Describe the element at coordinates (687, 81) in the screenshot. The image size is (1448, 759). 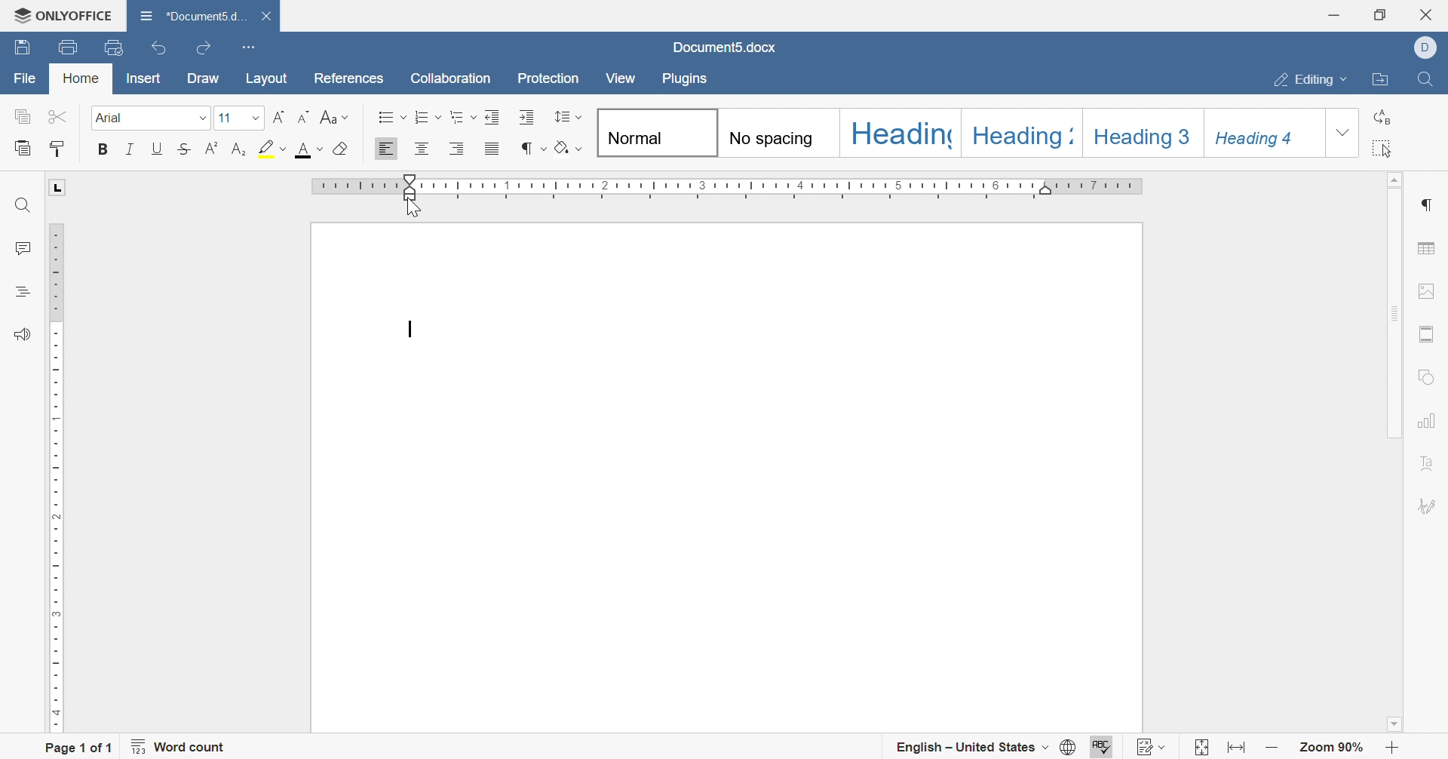
I see `plugins` at that location.